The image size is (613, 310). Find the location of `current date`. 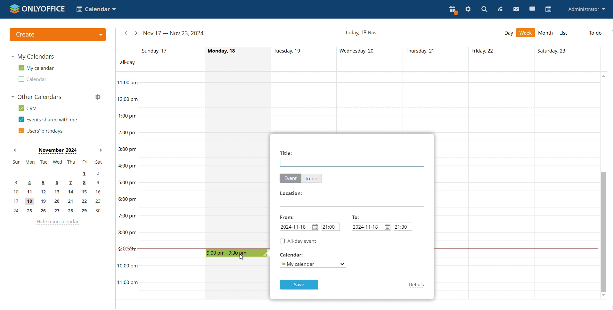

current date is located at coordinates (361, 33).